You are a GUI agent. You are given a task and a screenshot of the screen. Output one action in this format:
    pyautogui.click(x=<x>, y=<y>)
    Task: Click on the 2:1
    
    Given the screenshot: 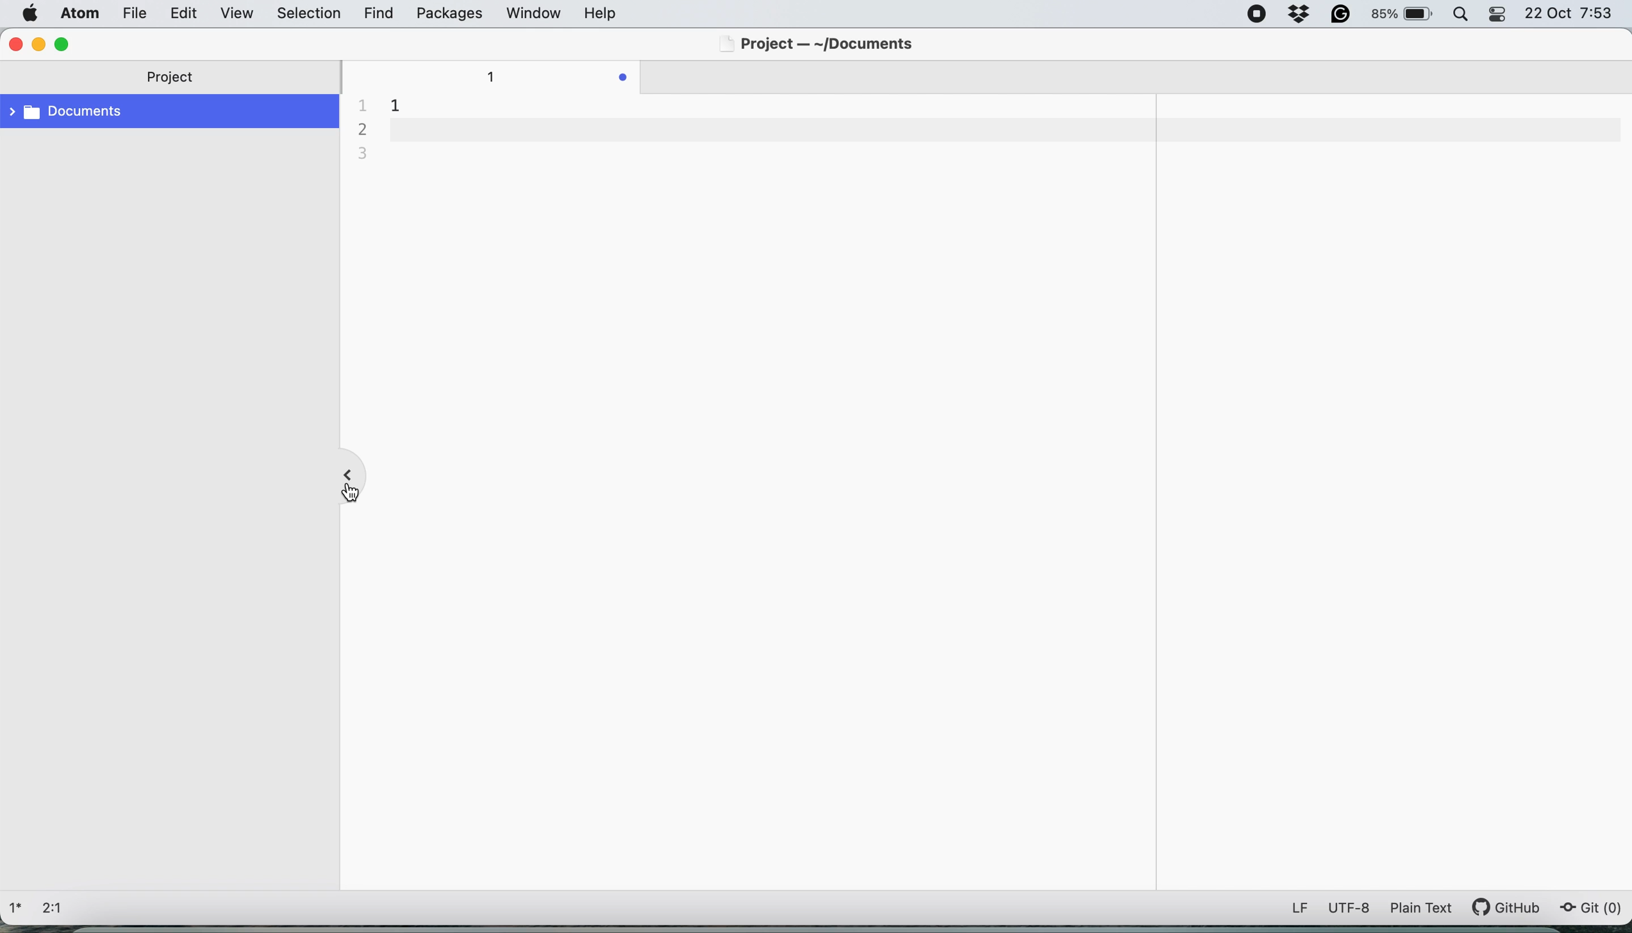 What is the action you would take?
    pyautogui.click(x=60, y=909)
    